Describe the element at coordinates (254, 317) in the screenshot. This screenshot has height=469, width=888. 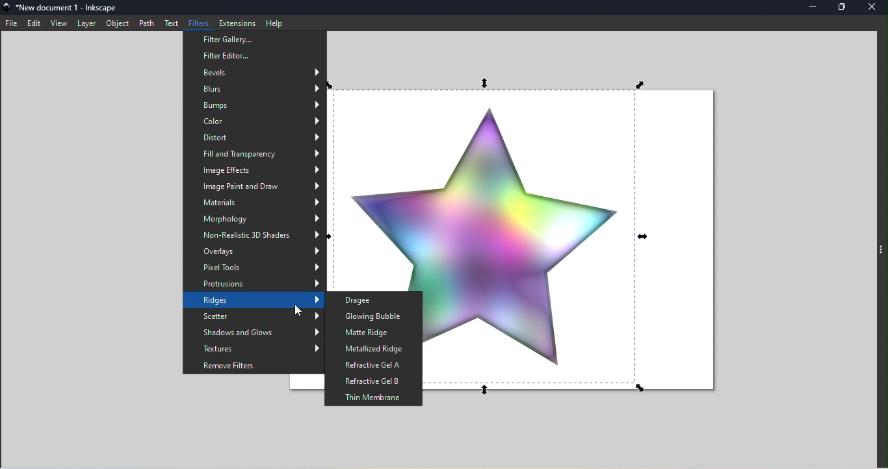
I see `Scatter` at that location.